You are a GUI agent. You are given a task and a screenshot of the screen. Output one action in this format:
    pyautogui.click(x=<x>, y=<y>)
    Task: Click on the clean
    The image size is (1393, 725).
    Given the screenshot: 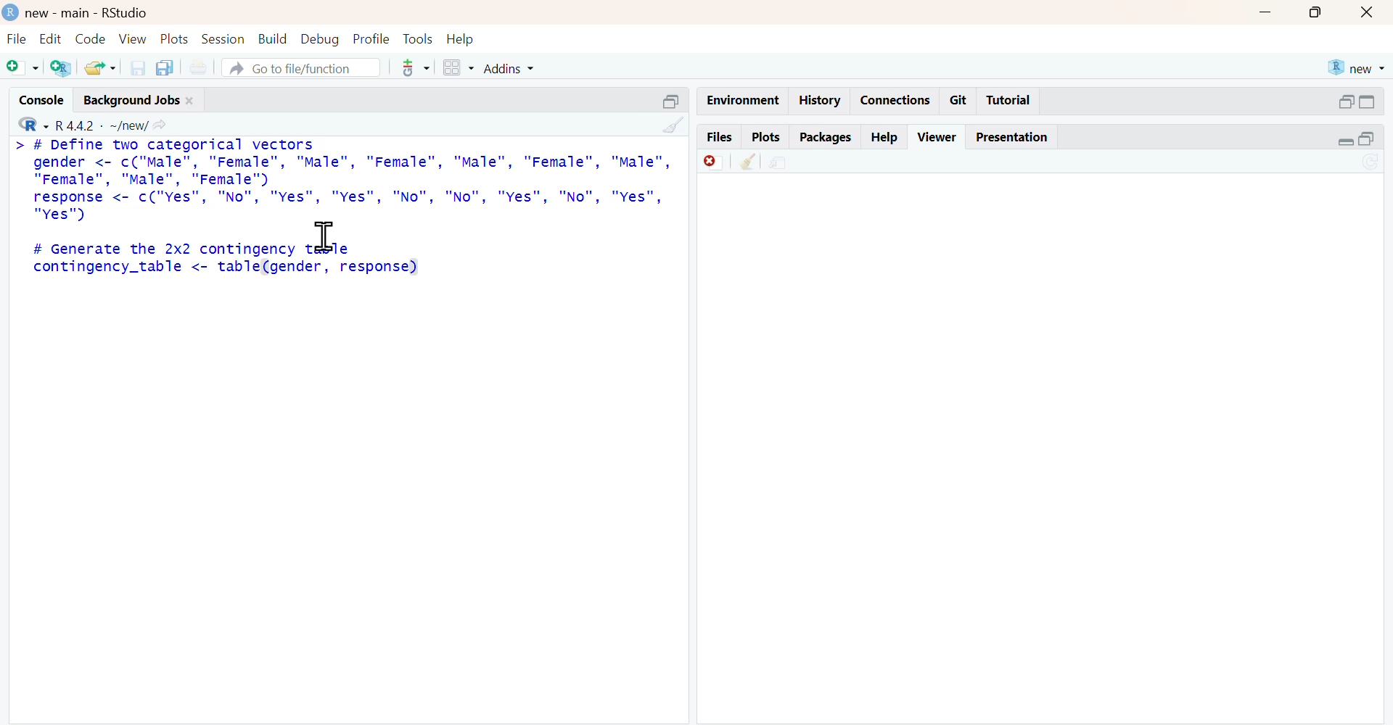 What is the action you would take?
    pyautogui.click(x=748, y=162)
    